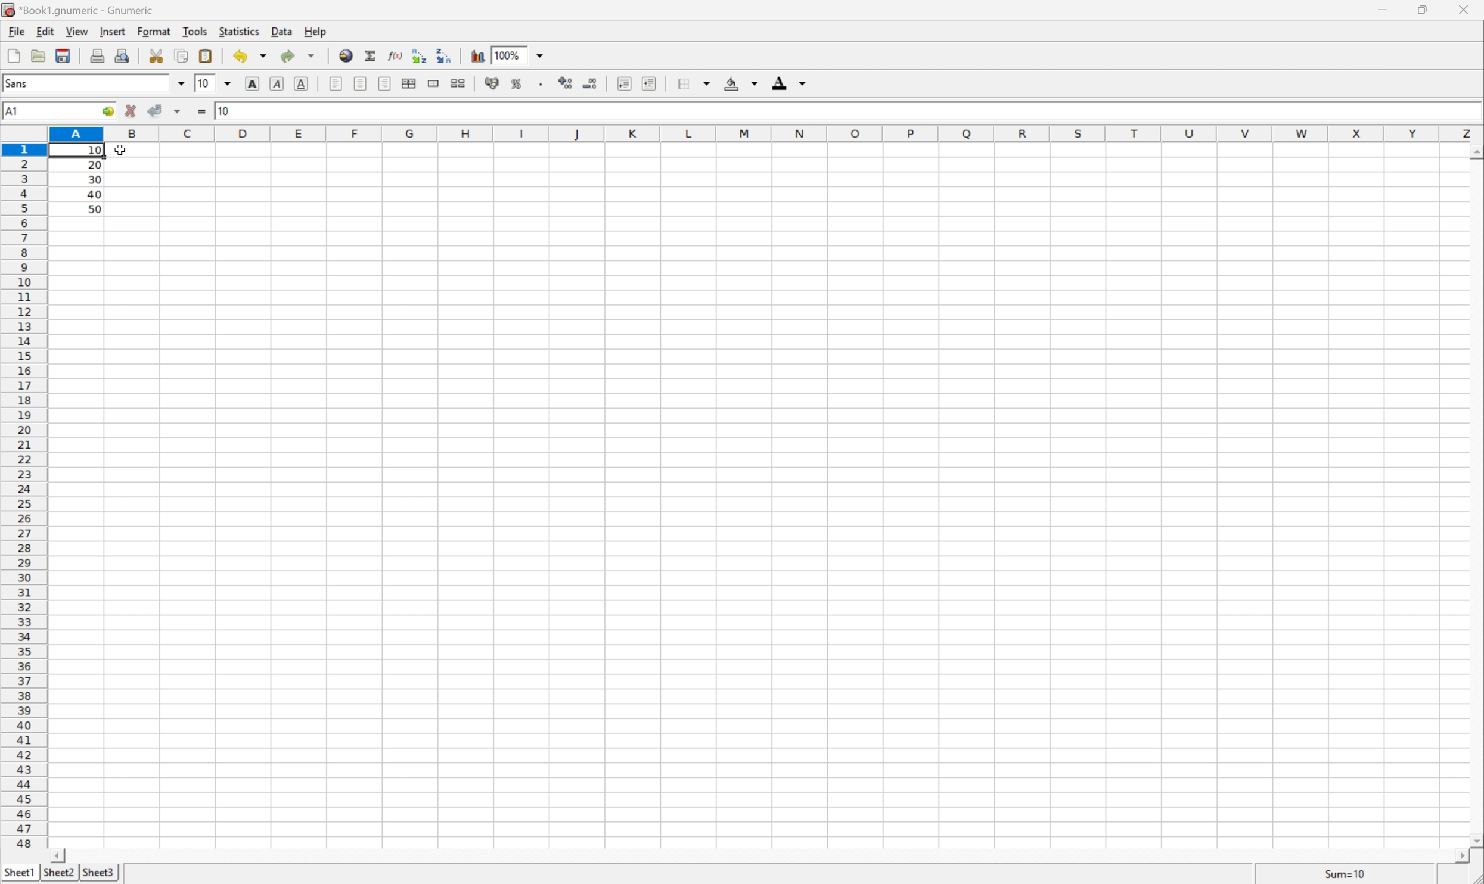  I want to click on Sans, so click(20, 83).